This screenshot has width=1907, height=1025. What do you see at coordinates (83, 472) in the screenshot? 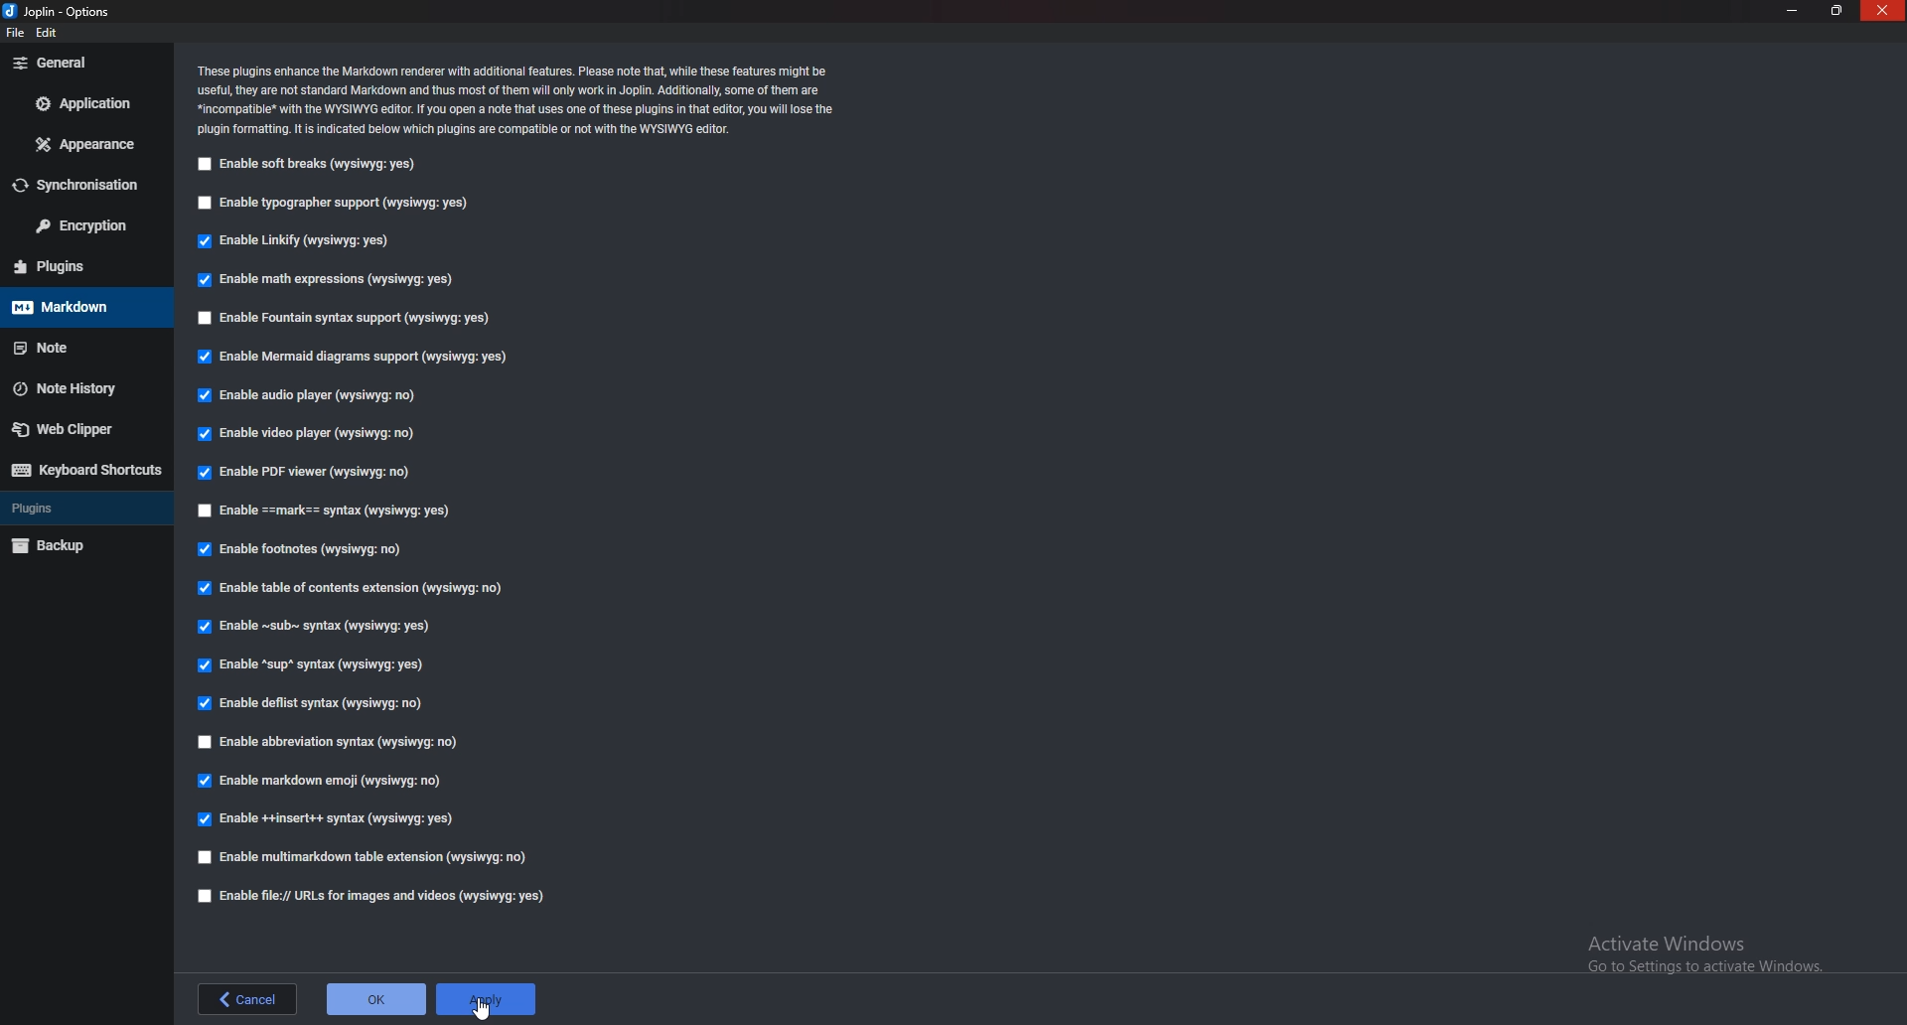
I see `Keyboard shortcuts` at bounding box center [83, 472].